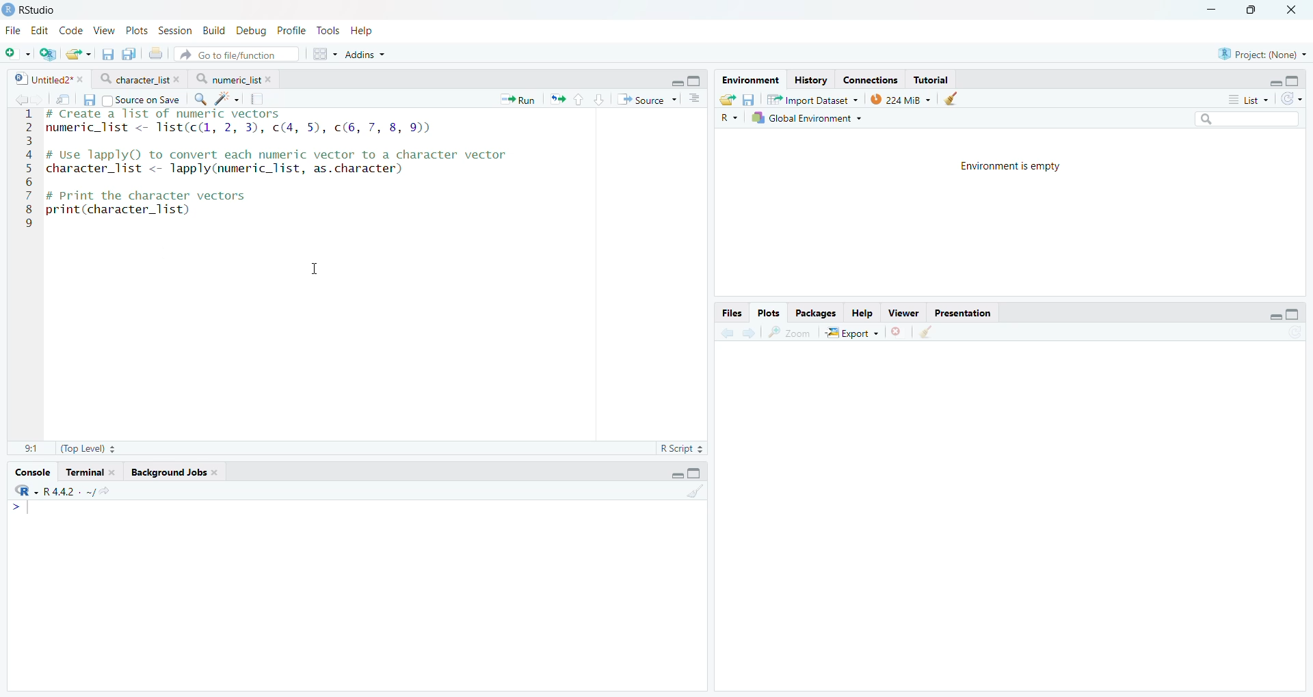 The width and height of the screenshot is (1313, 697). Describe the element at coordinates (729, 331) in the screenshot. I see `Go to previous plot` at that location.